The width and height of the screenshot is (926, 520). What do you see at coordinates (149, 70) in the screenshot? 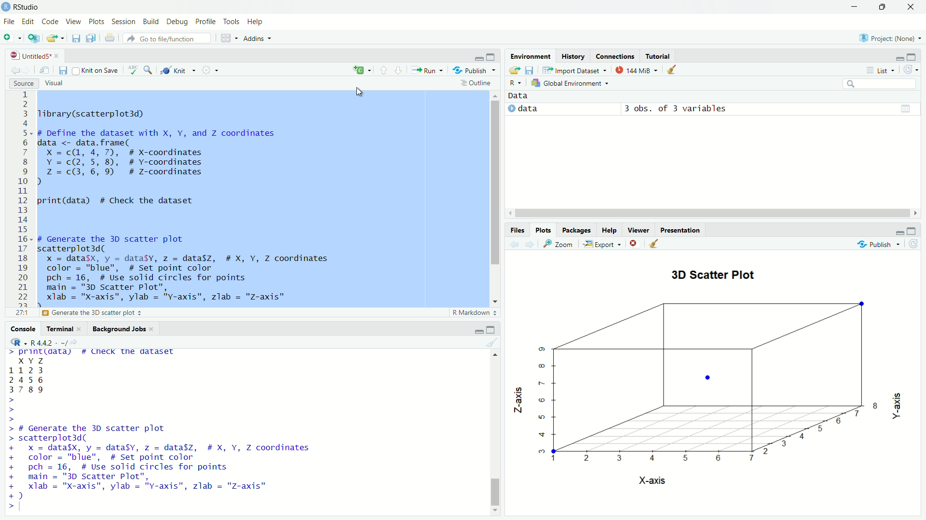
I see `find/replace` at bounding box center [149, 70].